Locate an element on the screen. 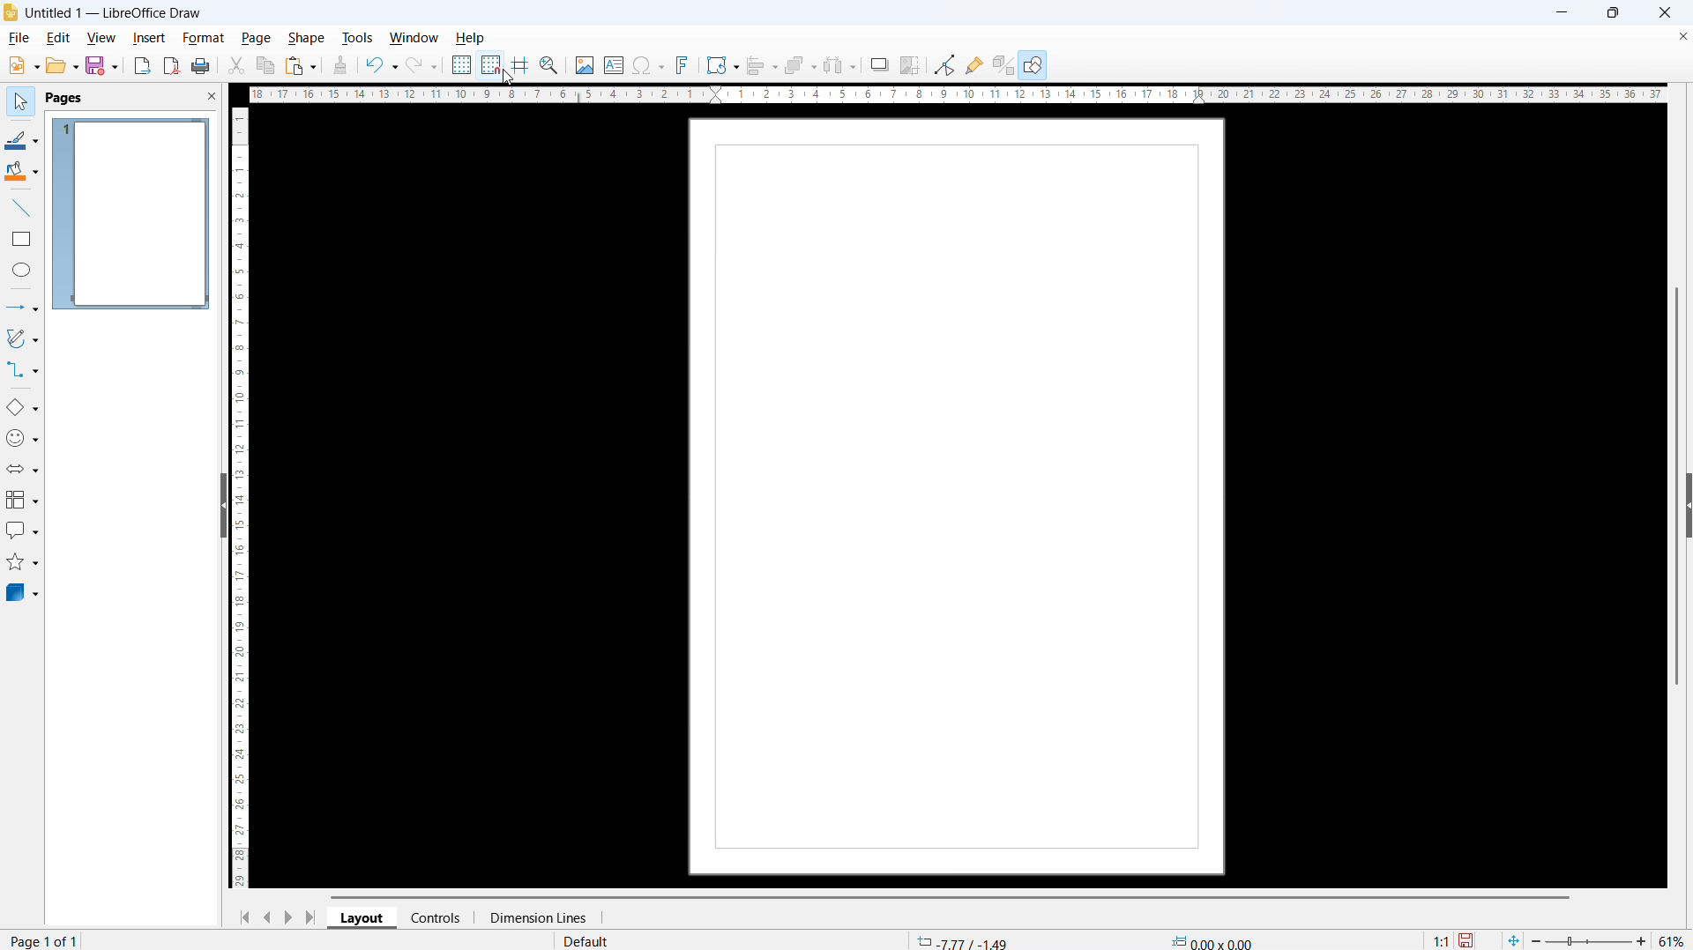 This screenshot has width=1693, height=950. Select at least three objects To distribute  is located at coordinates (840, 65).